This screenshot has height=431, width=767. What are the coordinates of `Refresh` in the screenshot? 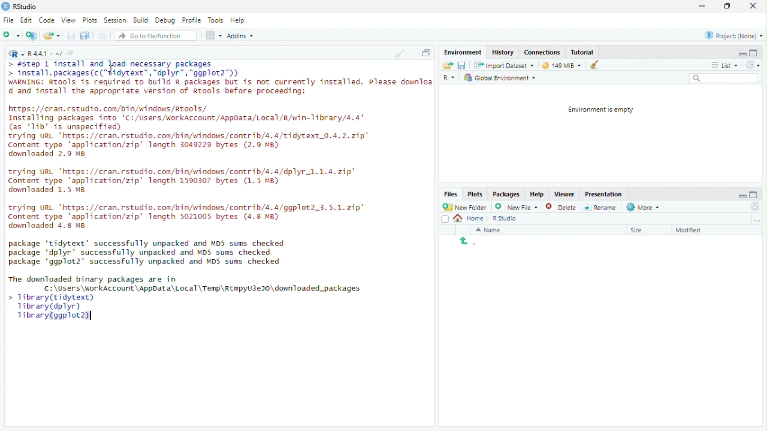 It's located at (754, 207).